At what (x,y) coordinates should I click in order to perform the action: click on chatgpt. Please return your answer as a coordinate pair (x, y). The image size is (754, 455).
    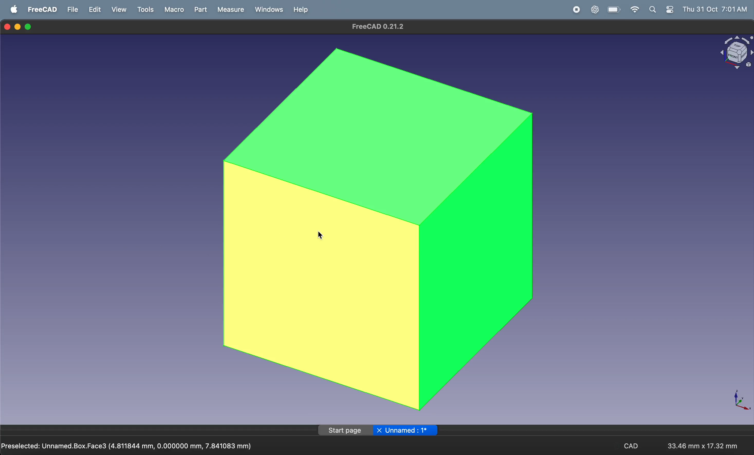
    Looking at the image, I should click on (594, 10).